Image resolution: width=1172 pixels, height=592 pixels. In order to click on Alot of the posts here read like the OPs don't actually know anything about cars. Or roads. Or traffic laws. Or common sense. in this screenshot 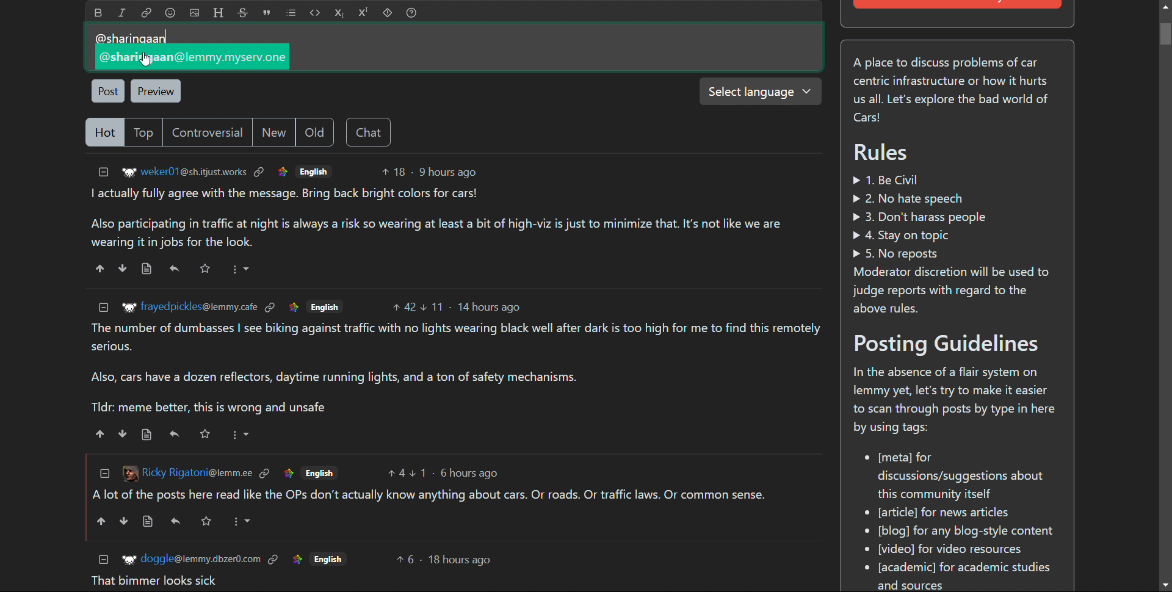, I will do `click(431, 496)`.